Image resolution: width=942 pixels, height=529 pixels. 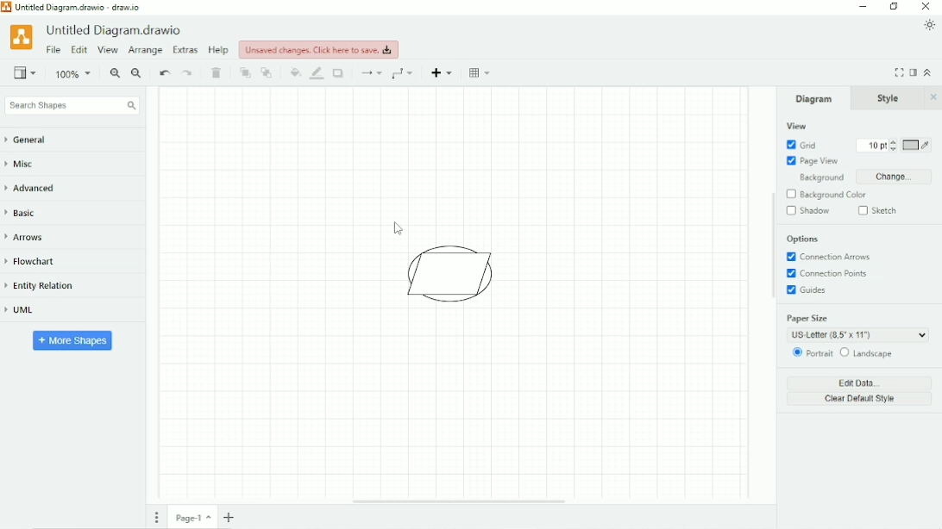 What do you see at coordinates (455, 274) in the screenshot?
I see `Shapes` at bounding box center [455, 274].